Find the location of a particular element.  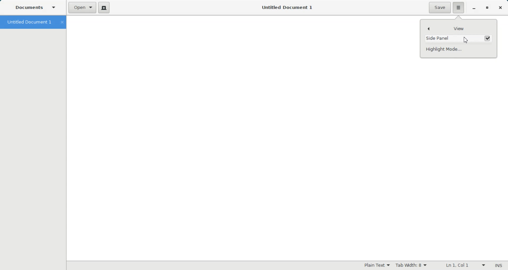

Back is located at coordinates (429, 29).